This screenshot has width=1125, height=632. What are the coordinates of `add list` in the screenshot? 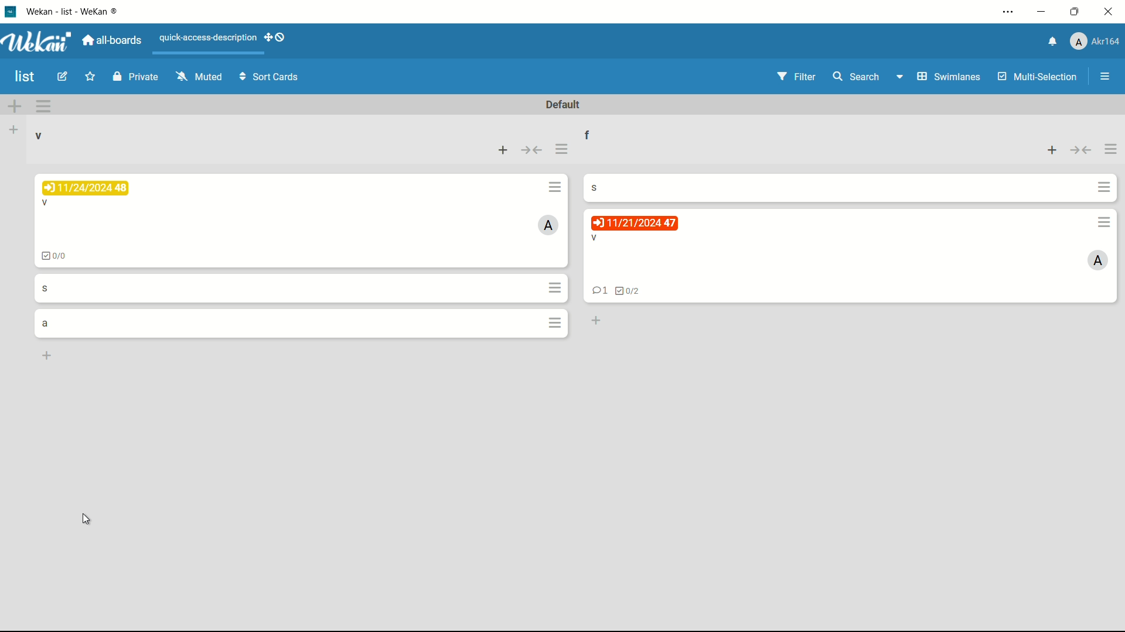 It's located at (15, 129).